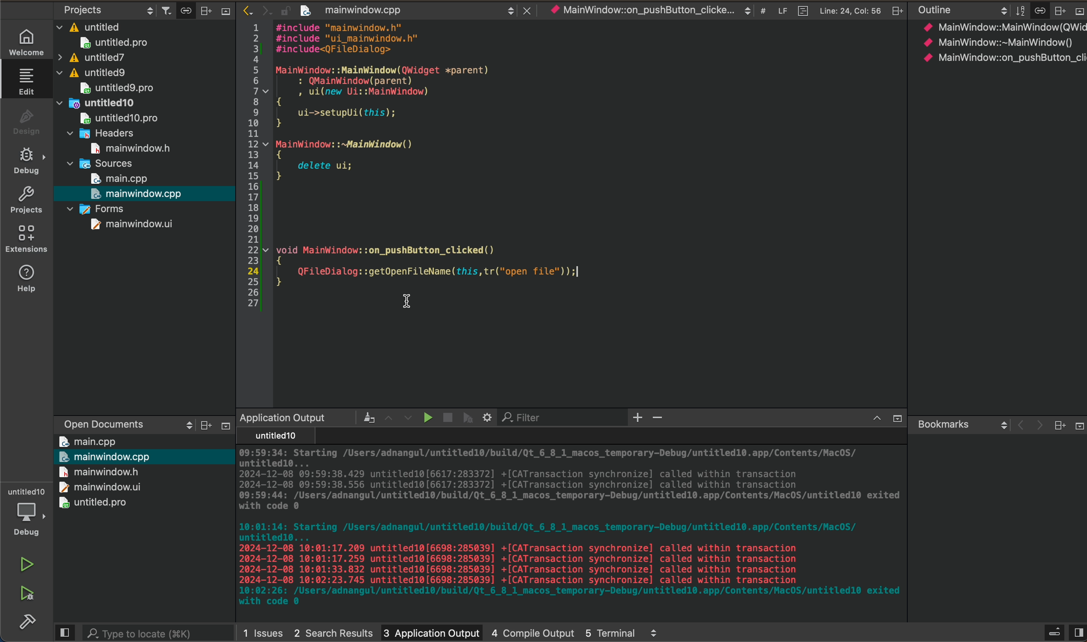 This screenshot has width=1087, height=642. Describe the element at coordinates (183, 10) in the screenshot. I see `copy` at that location.